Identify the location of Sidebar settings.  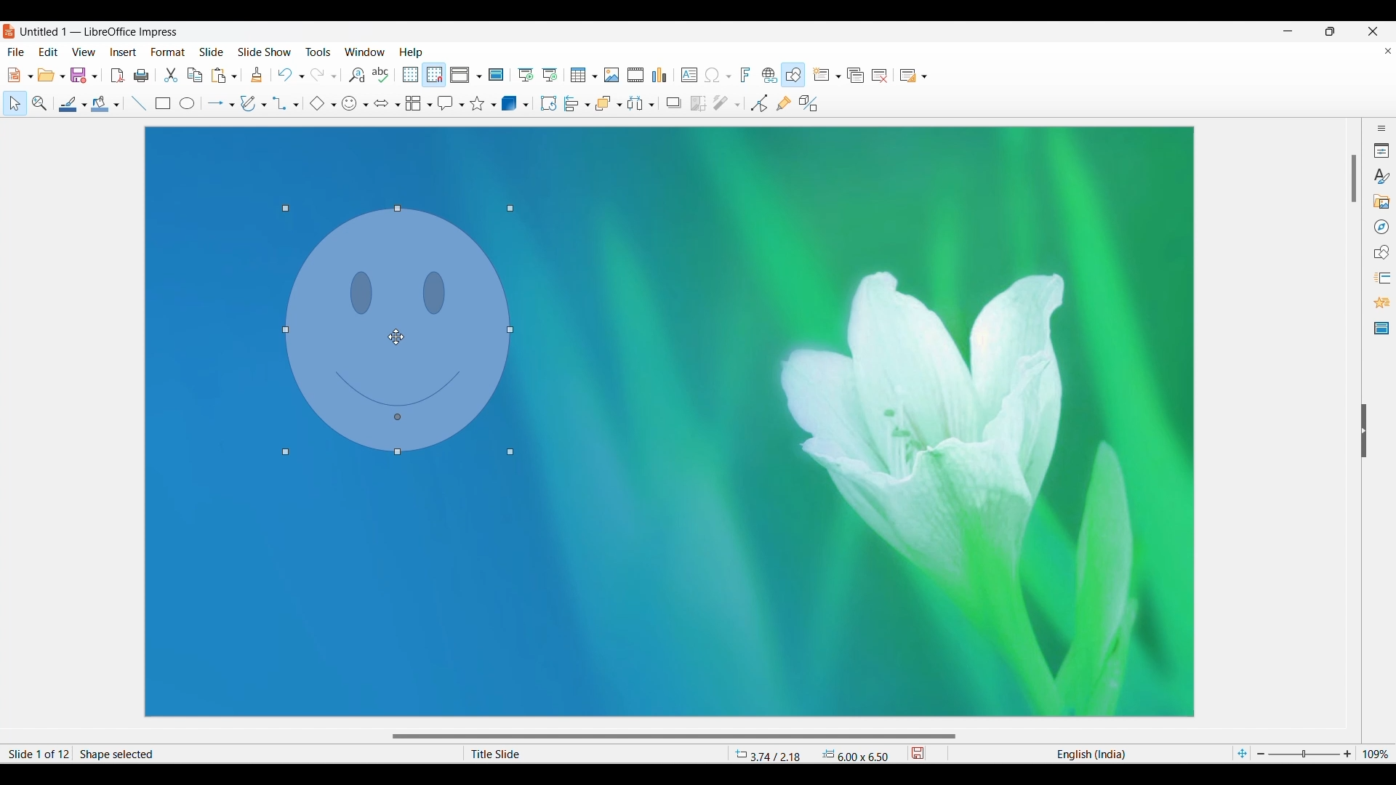
(1381, 128).